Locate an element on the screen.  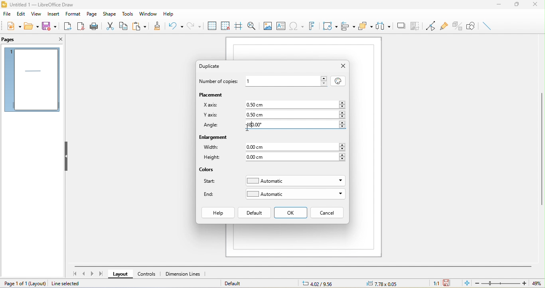
fit to the current window is located at coordinates (465, 284).